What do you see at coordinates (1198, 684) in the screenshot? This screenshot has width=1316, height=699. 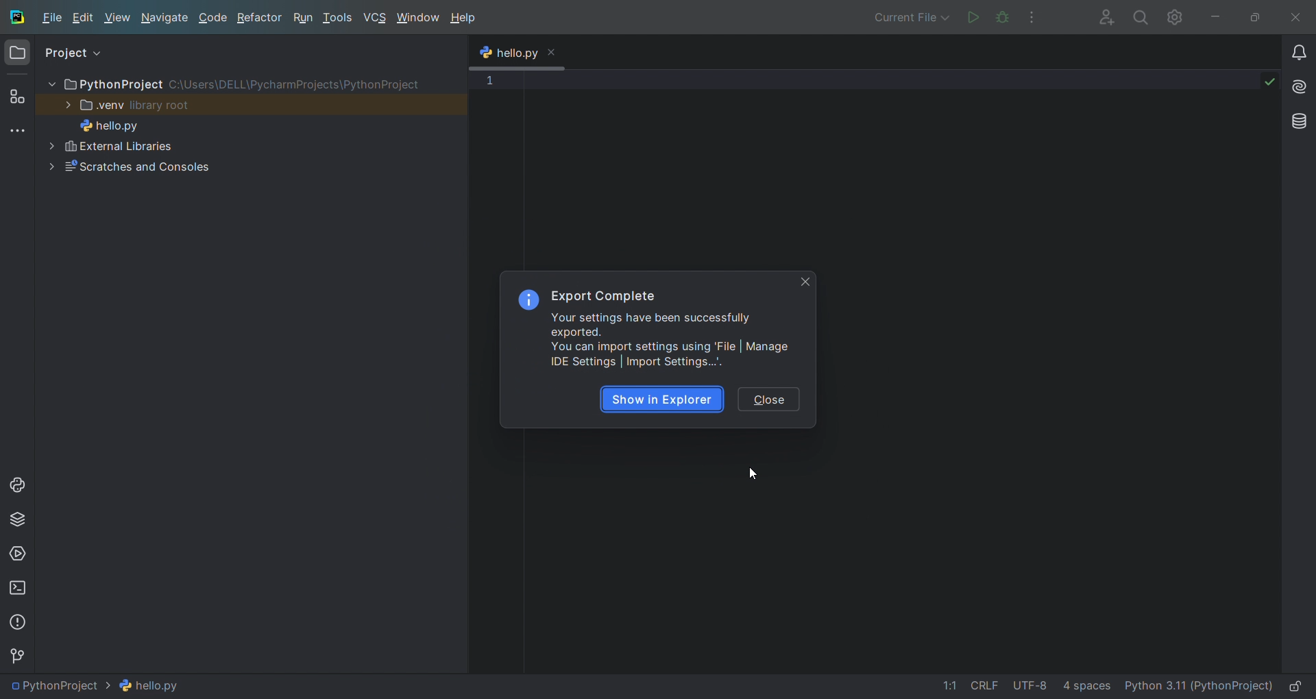 I see `interpreter` at bounding box center [1198, 684].